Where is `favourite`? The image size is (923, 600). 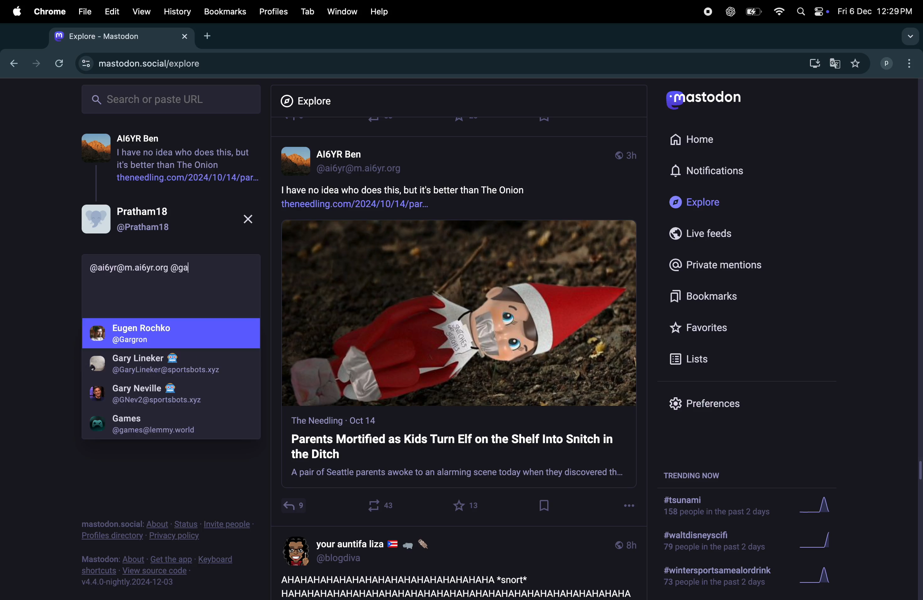
favourite is located at coordinates (467, 505).